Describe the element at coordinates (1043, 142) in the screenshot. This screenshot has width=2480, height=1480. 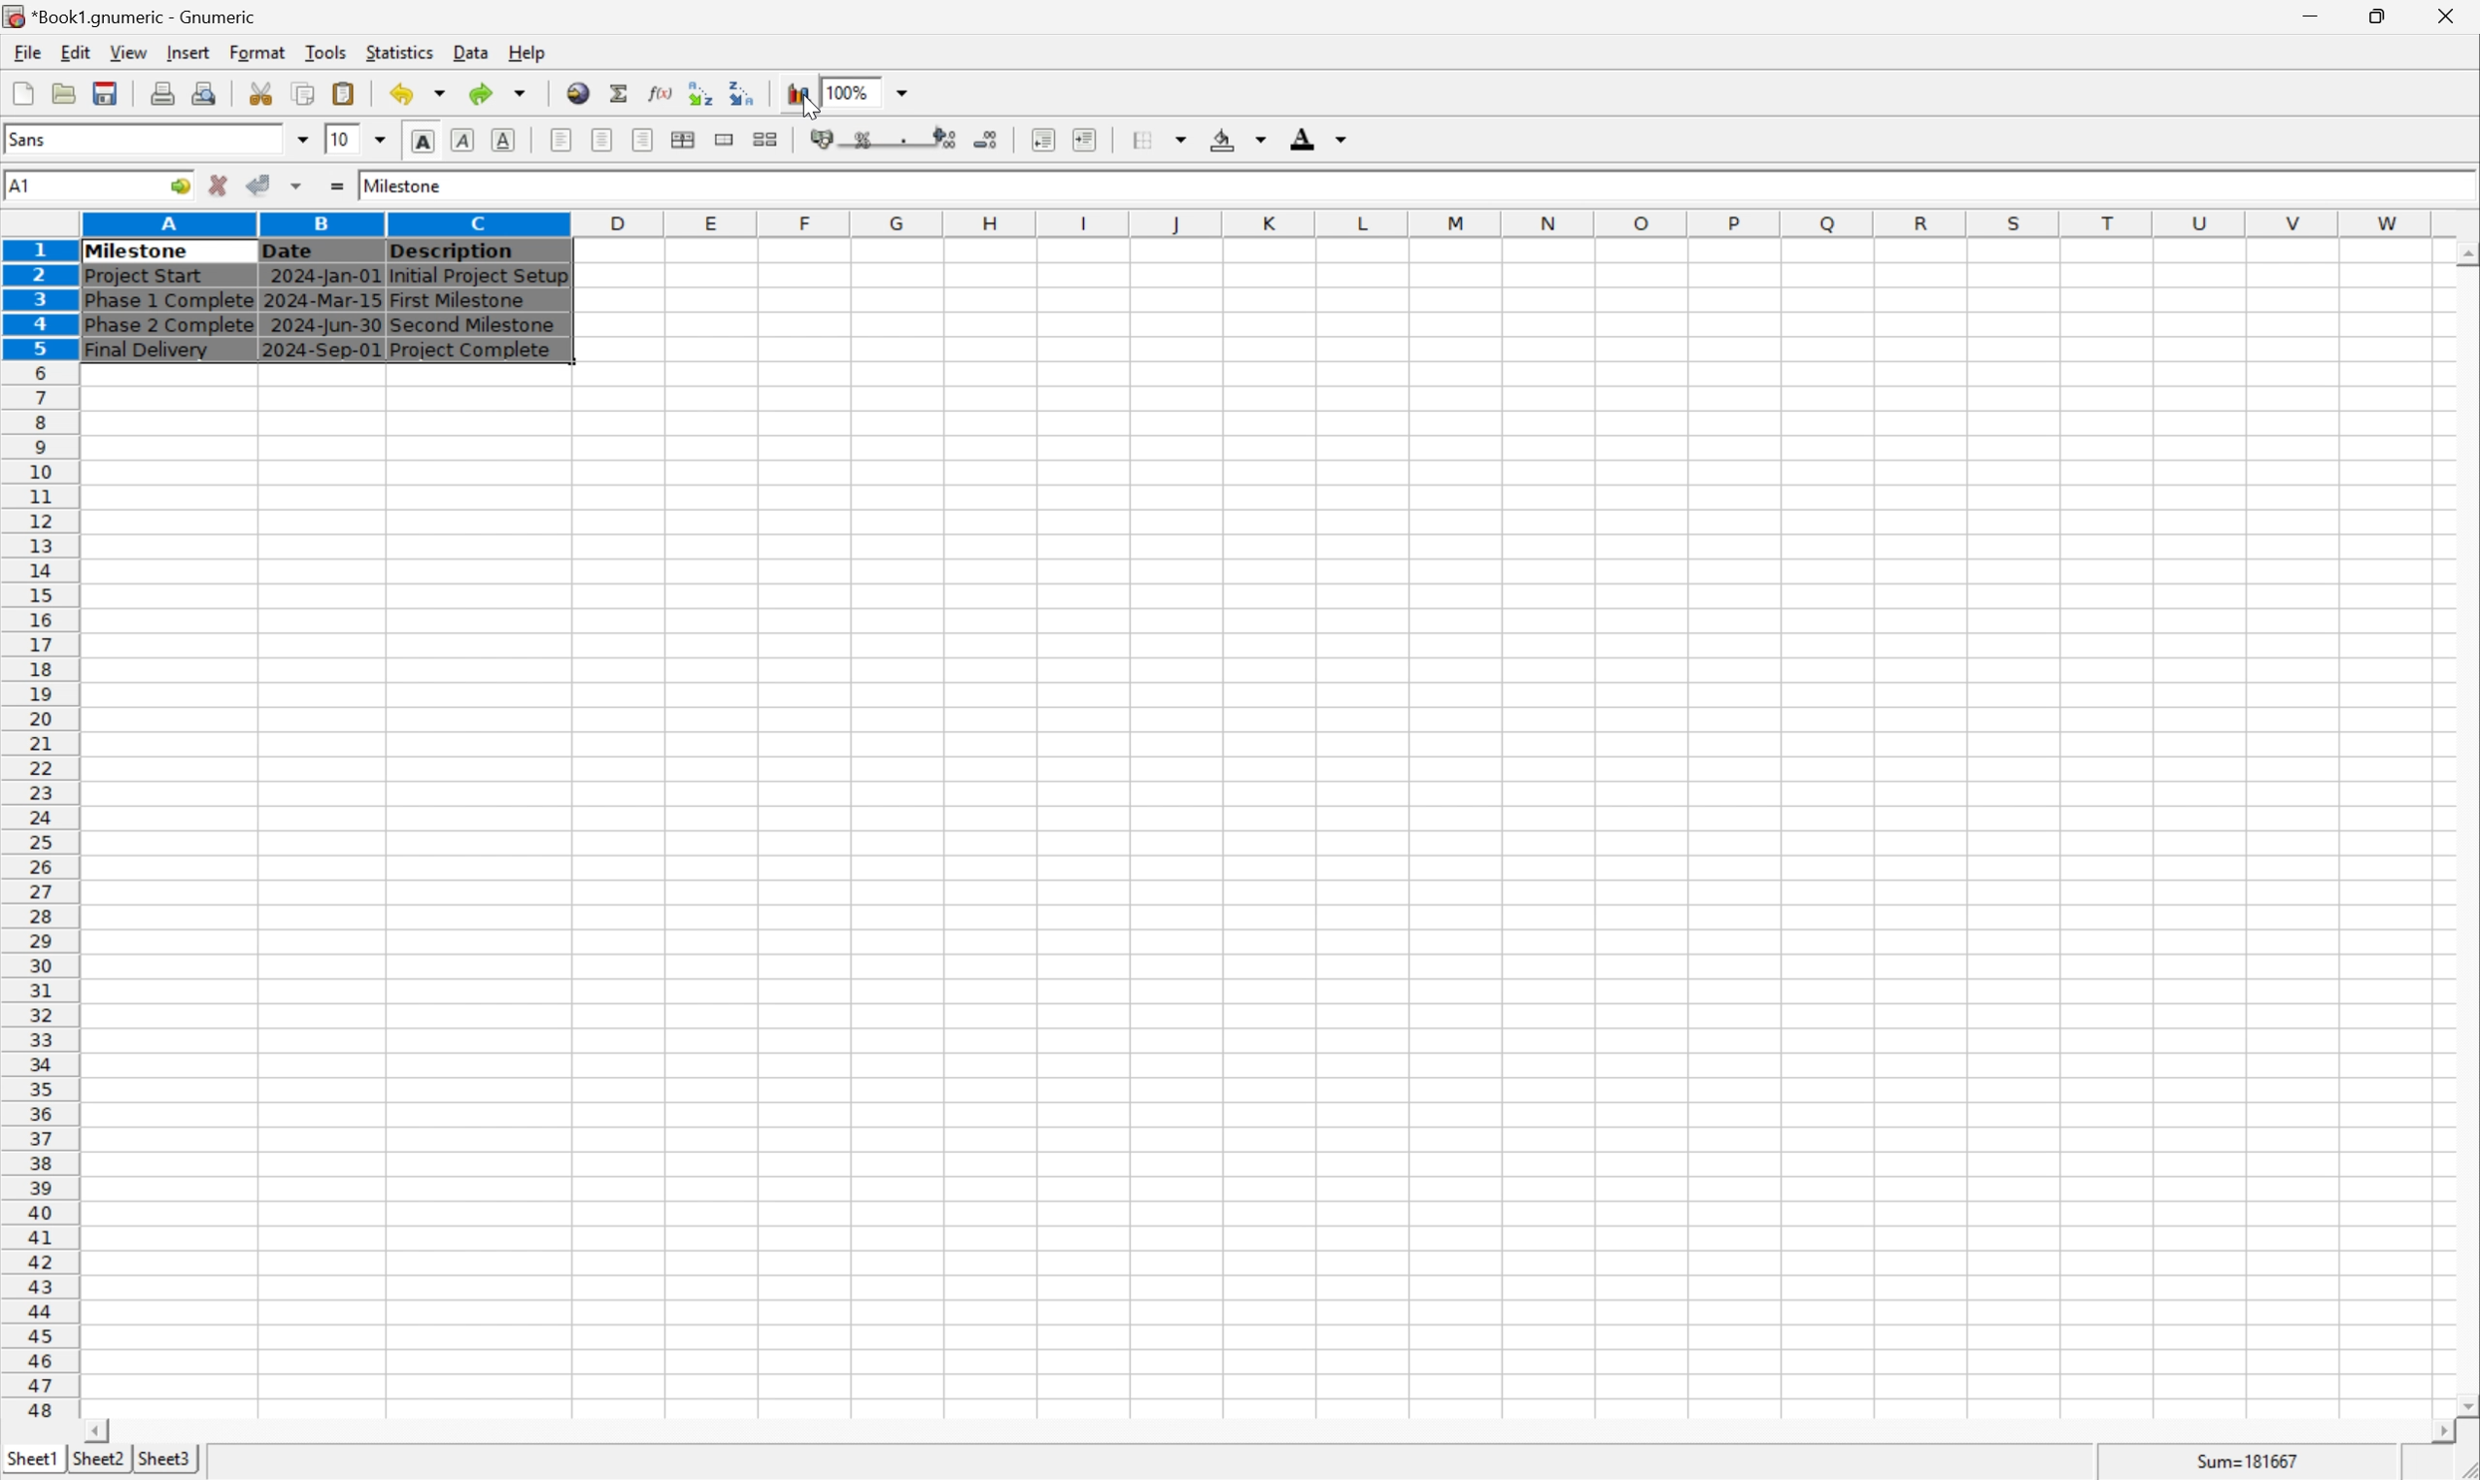
I see `decrease indent` at that location.